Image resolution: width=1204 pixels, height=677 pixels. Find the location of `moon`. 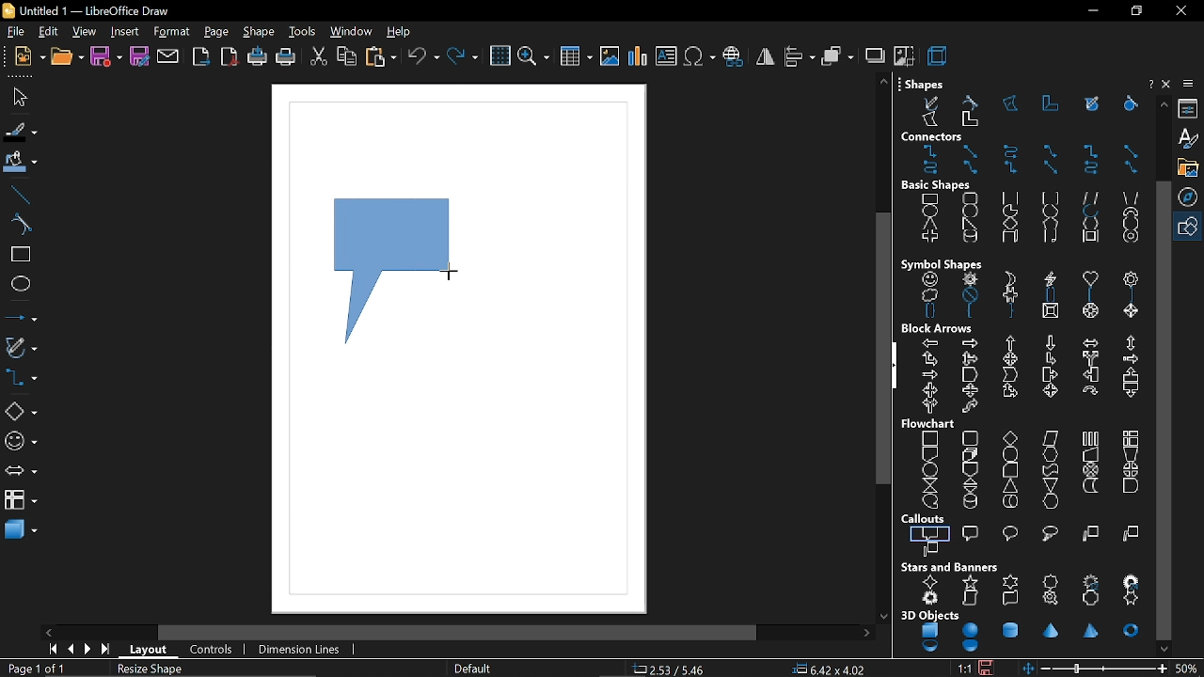

moon is located at coordinates (1007, 276).